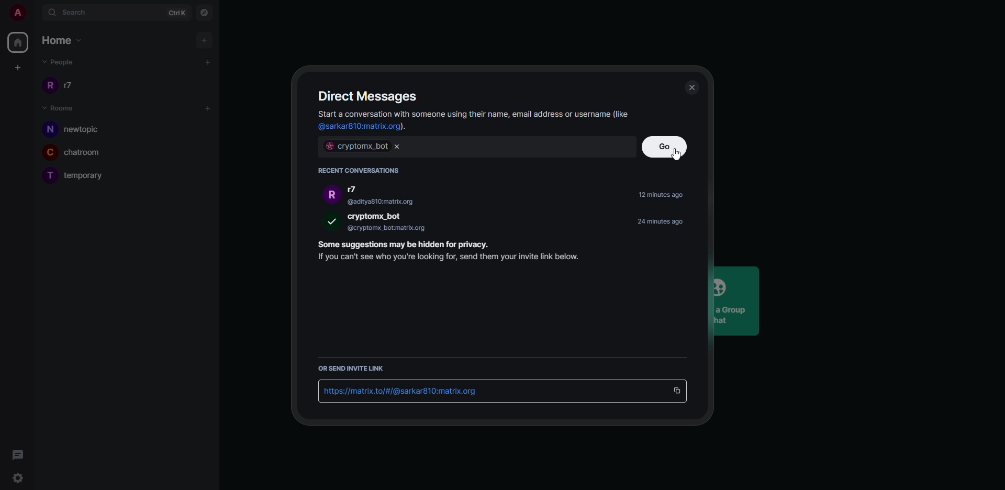  What do you see at coordinates (382, 216) in the screenshot?
I see `bot` at bounding box center [382, 216].